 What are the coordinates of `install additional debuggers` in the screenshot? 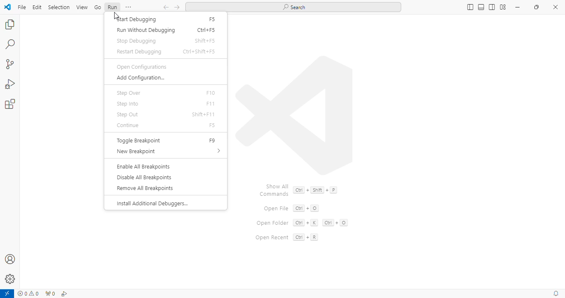 It's located at (152, 204).